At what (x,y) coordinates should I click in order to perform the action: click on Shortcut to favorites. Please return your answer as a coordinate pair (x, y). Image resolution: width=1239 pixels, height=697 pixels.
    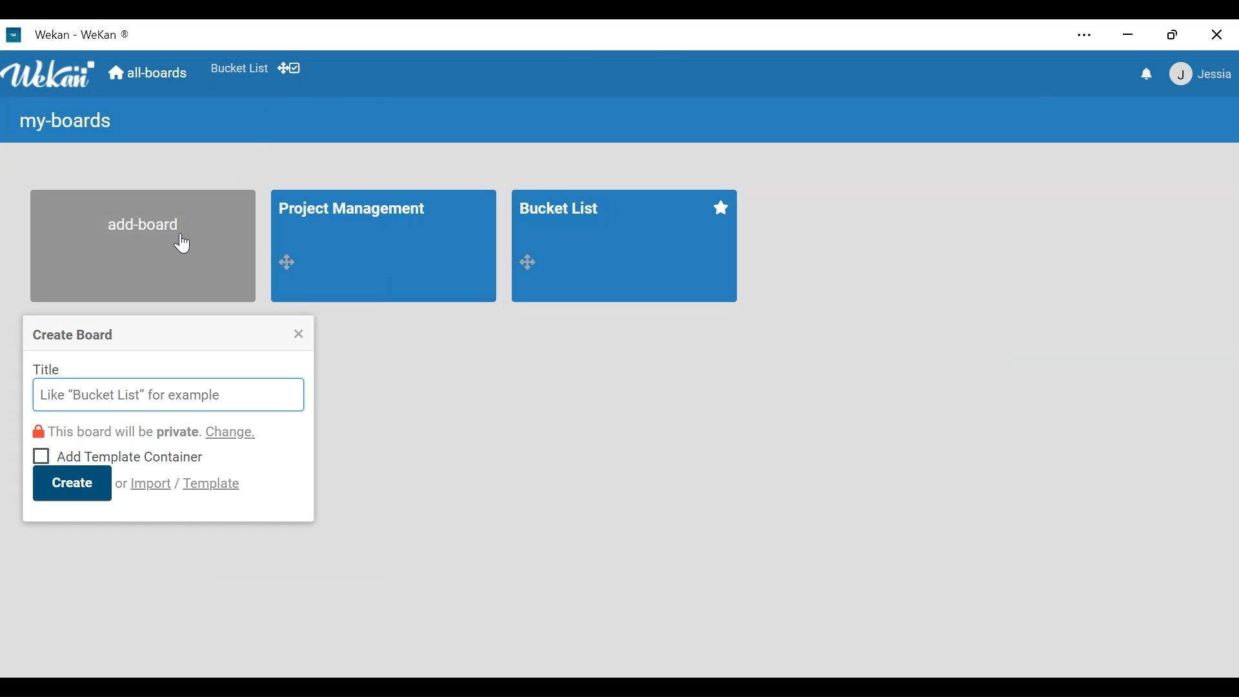
    Looking at the image, I should click on (239, 67).